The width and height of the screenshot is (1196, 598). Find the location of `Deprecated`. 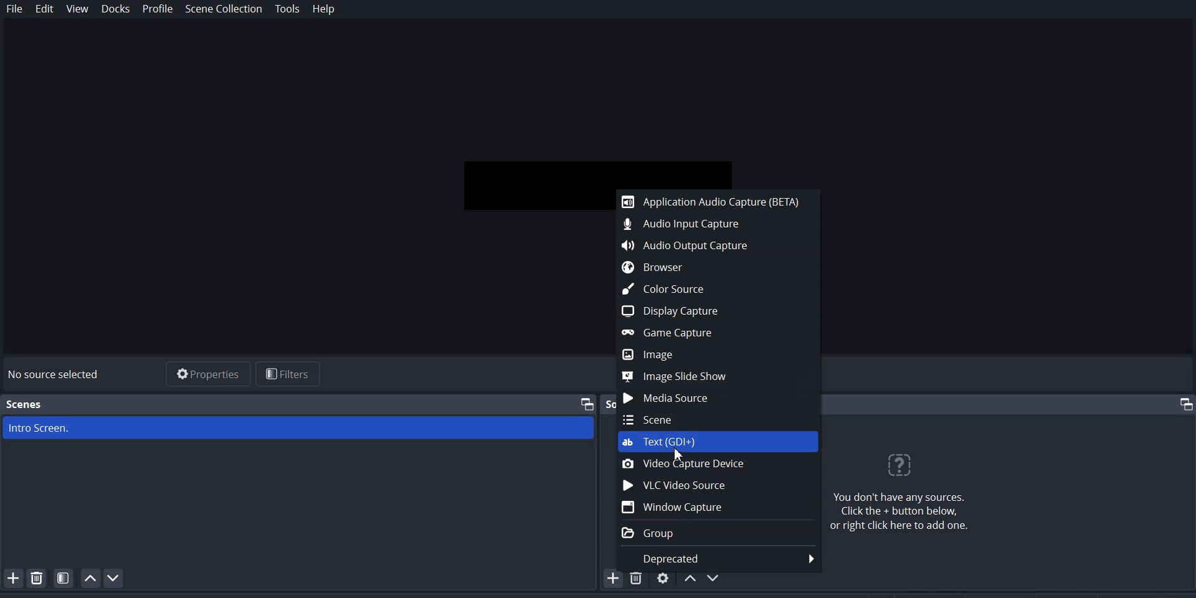

Deprecated is located at coordinates (717, 555).